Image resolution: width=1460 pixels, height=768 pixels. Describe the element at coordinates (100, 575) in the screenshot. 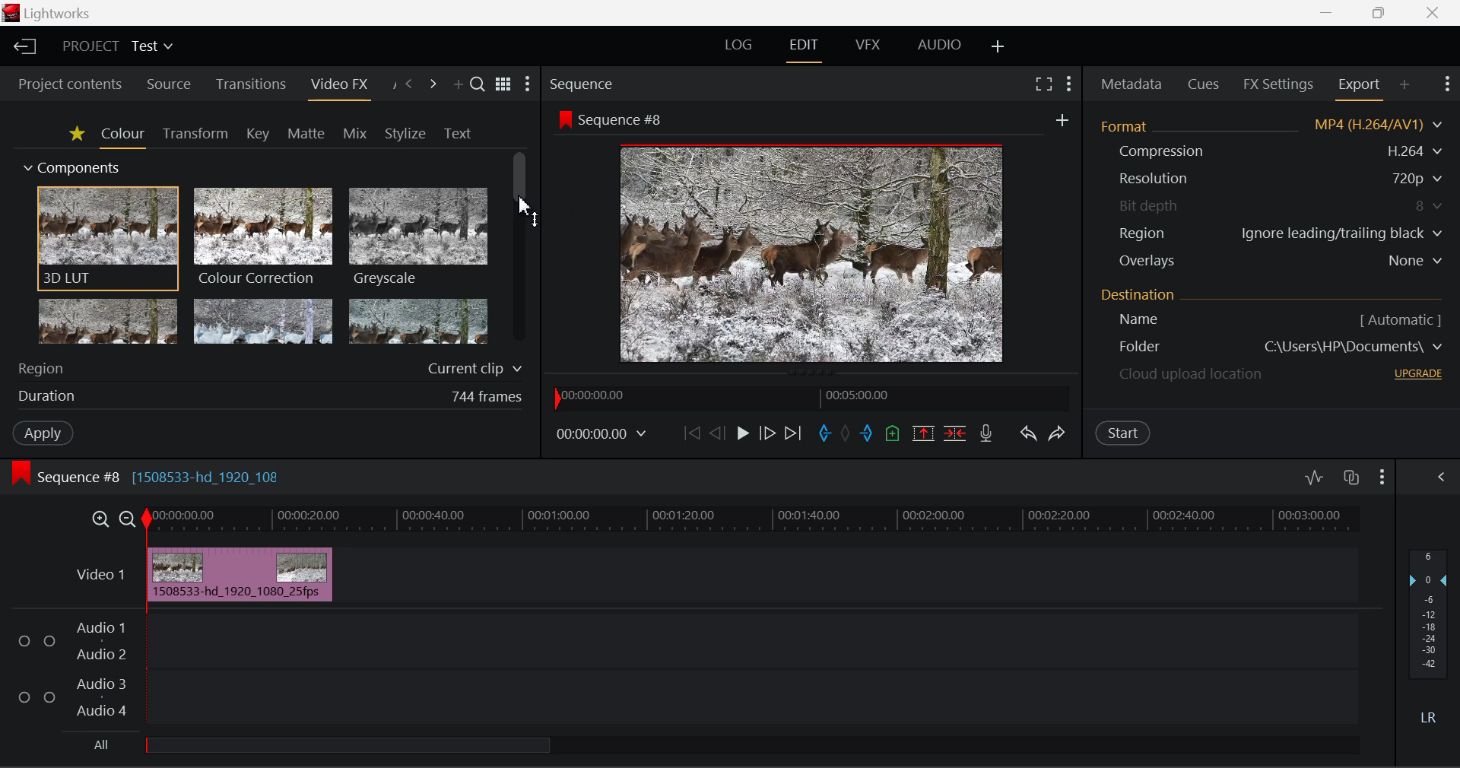

I see `Video 1` at that location.